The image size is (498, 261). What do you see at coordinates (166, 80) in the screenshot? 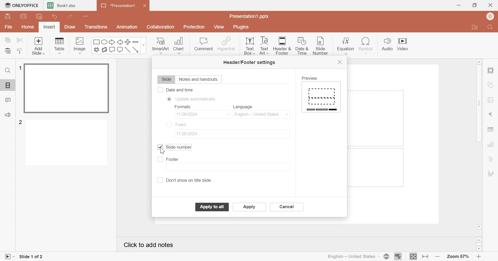
I see `Slide` at bounding box center [166, 80].